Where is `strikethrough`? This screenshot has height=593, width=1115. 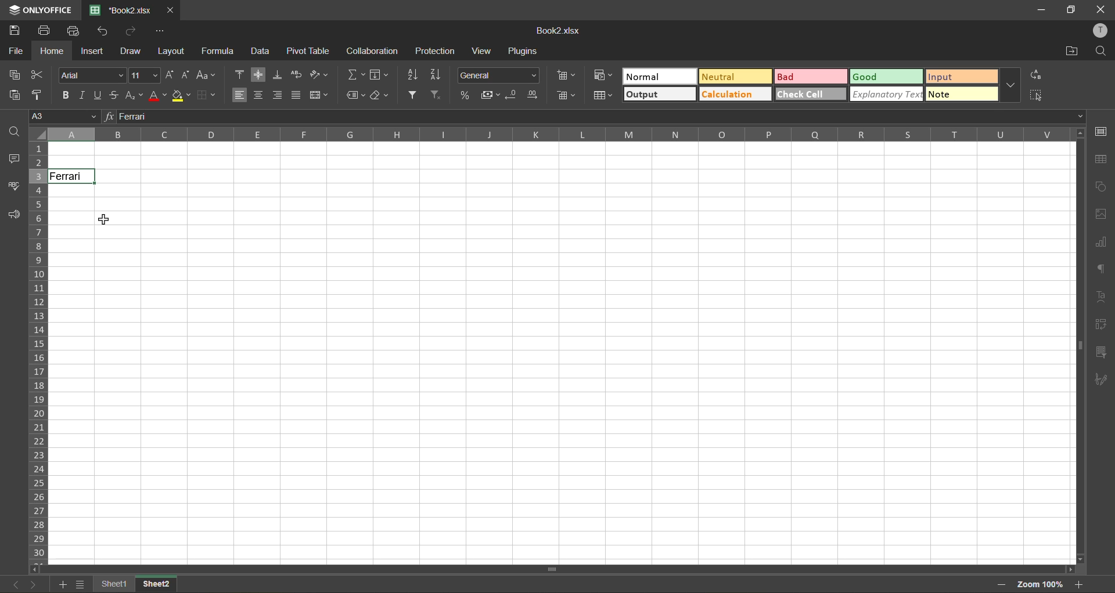
strikethrough is located at coordinates (115, 95).